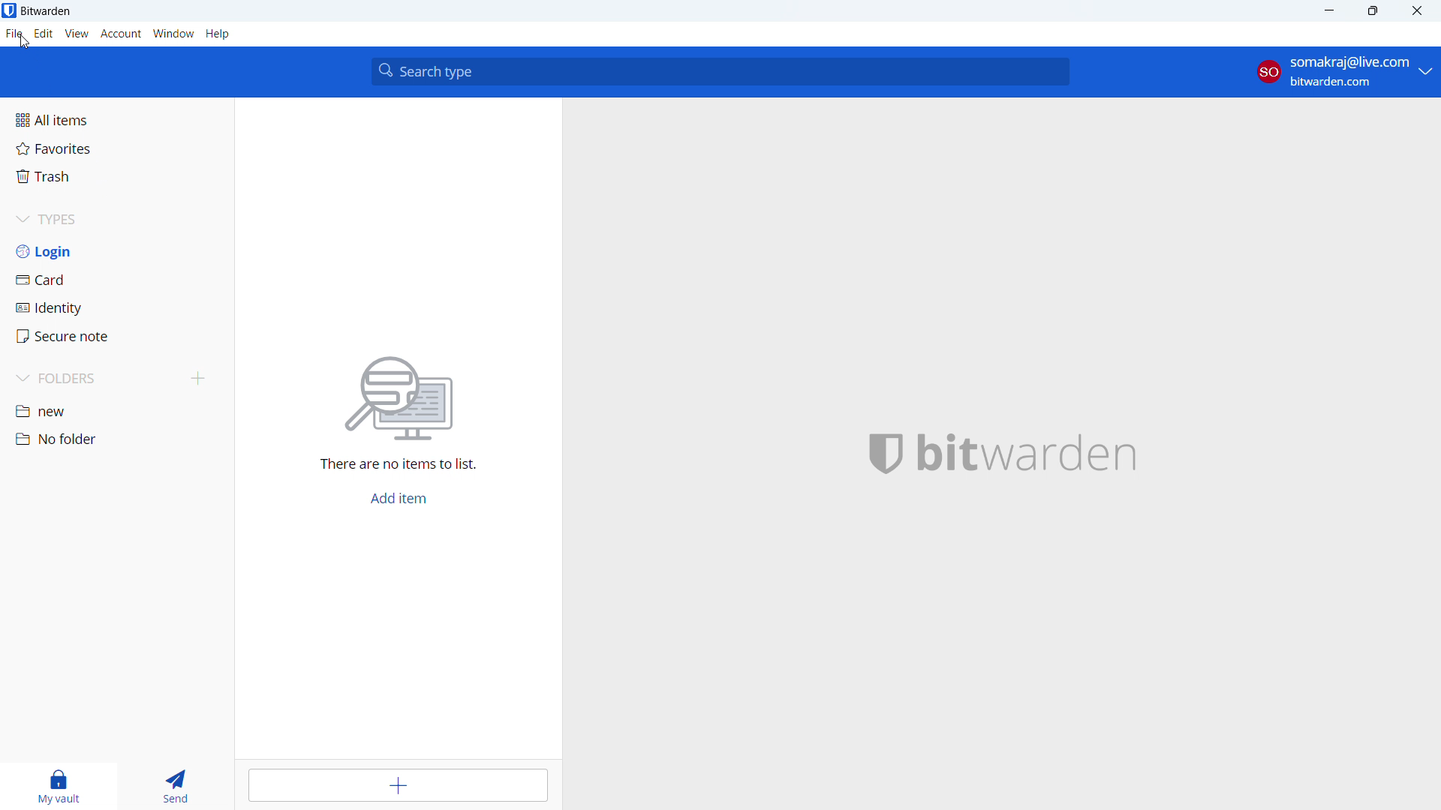 The image size is (1441, 810). I want to click on search type, so click(720, 72).